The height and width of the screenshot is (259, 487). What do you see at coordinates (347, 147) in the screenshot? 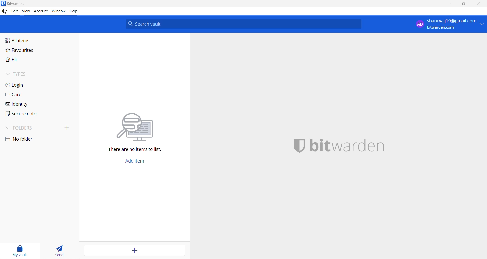
I see `application name` at bounding box center [347, 147].